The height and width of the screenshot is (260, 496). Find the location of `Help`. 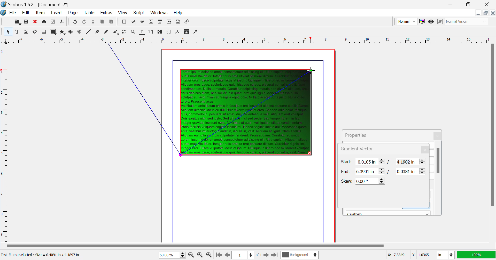

Help is located at coordinates (179, 13).